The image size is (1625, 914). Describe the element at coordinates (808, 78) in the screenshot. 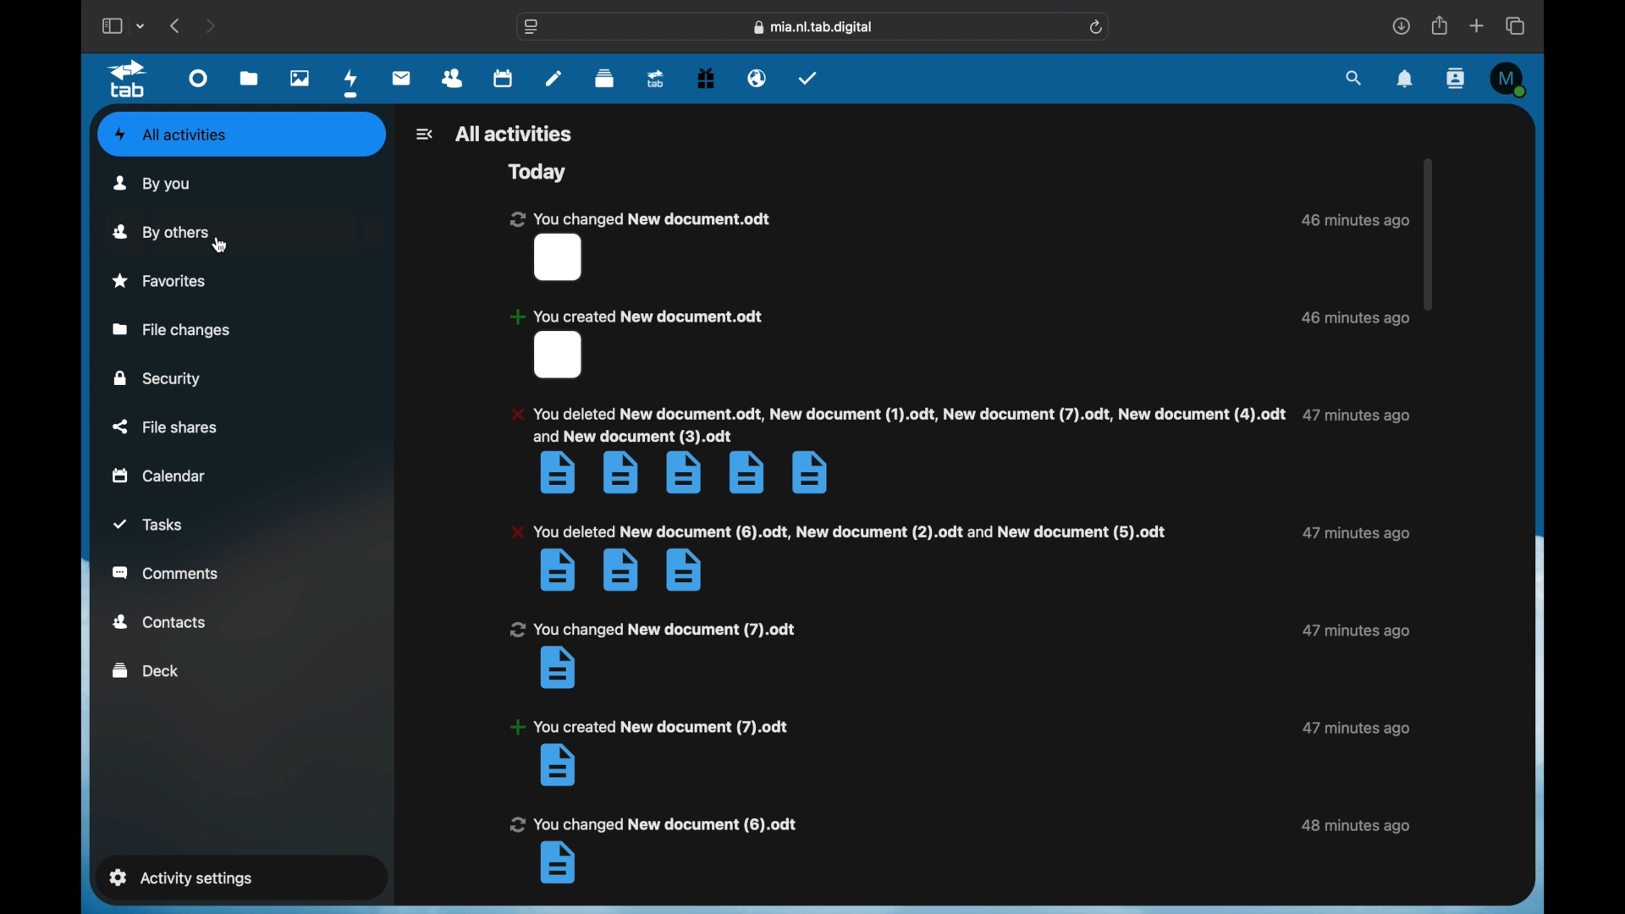

I see `tasks` at that location.